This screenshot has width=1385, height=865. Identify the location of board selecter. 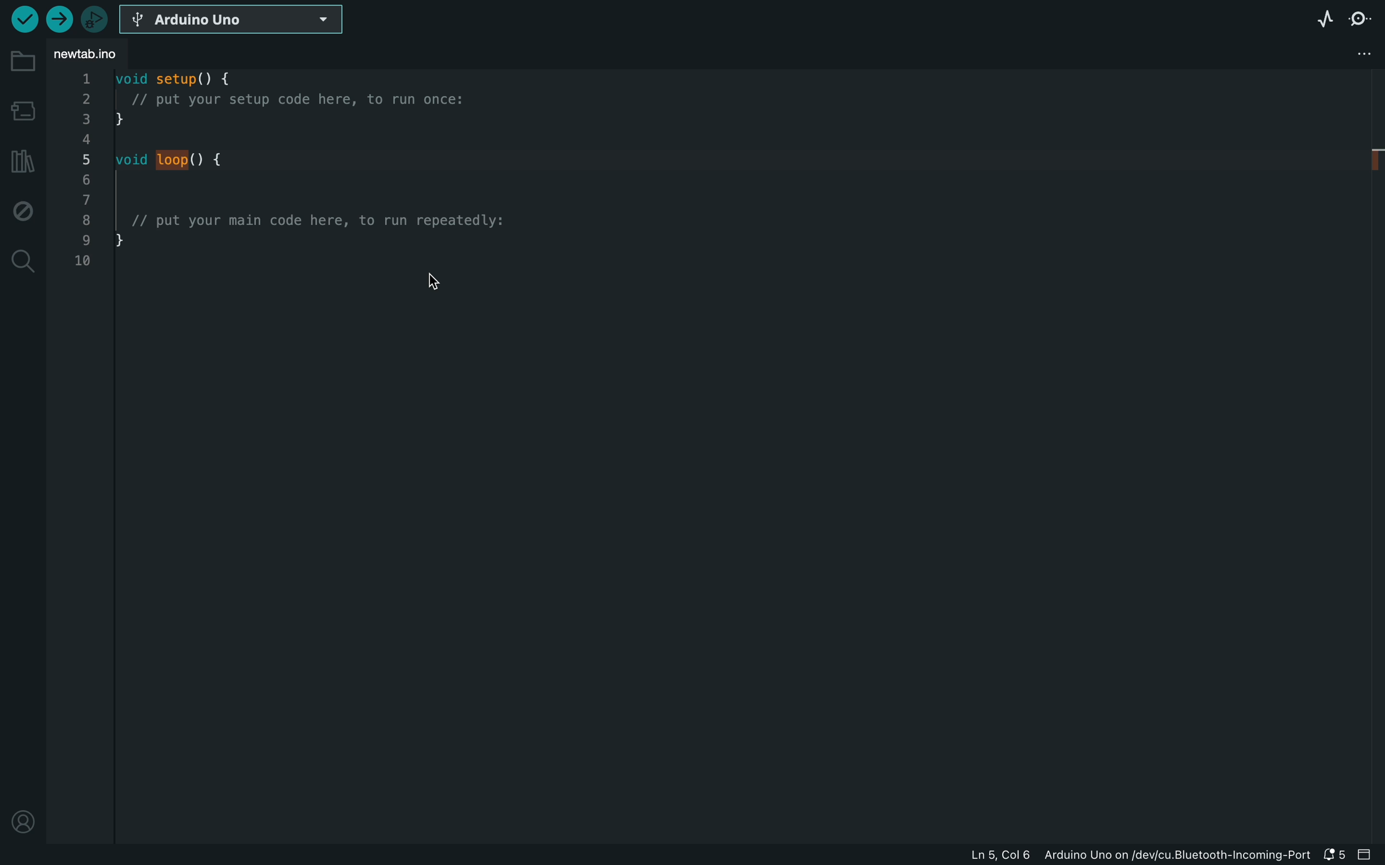
(234, 20).